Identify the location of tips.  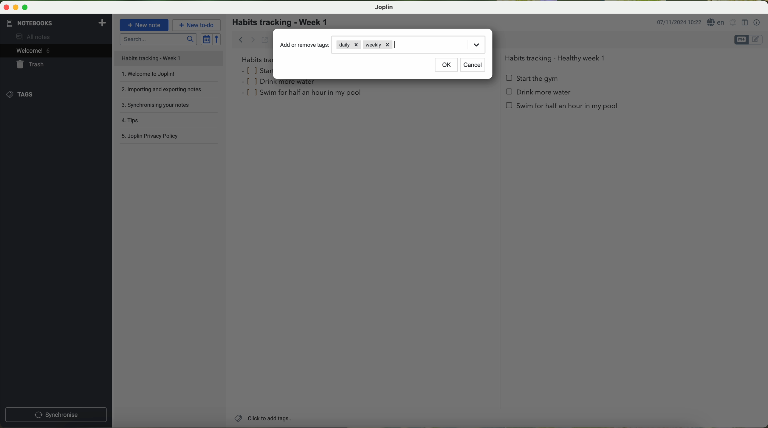
(170, 122).